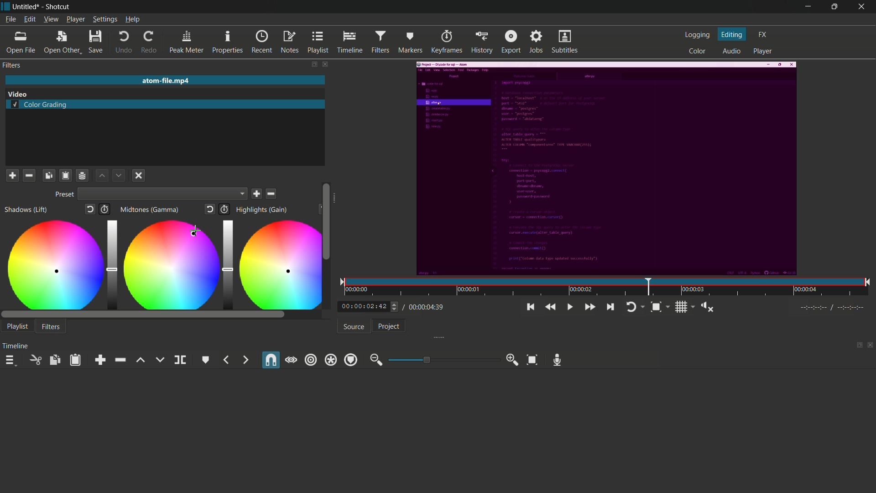 This screenshot has height=493, width=876. What do you see at coordinates (511, 41) in the screenshot?
I see `export` at bounding box center [511, 41].